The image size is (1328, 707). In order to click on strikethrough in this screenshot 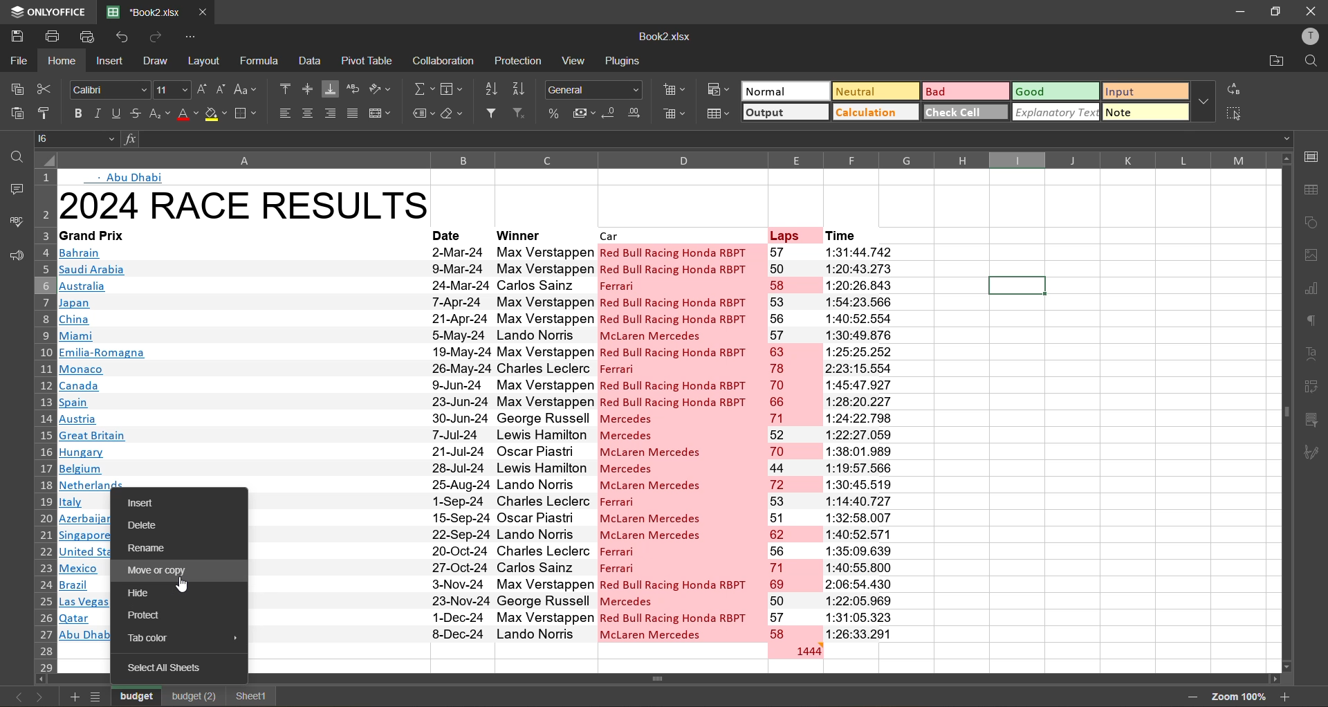, I will do `click(137, 113)`.